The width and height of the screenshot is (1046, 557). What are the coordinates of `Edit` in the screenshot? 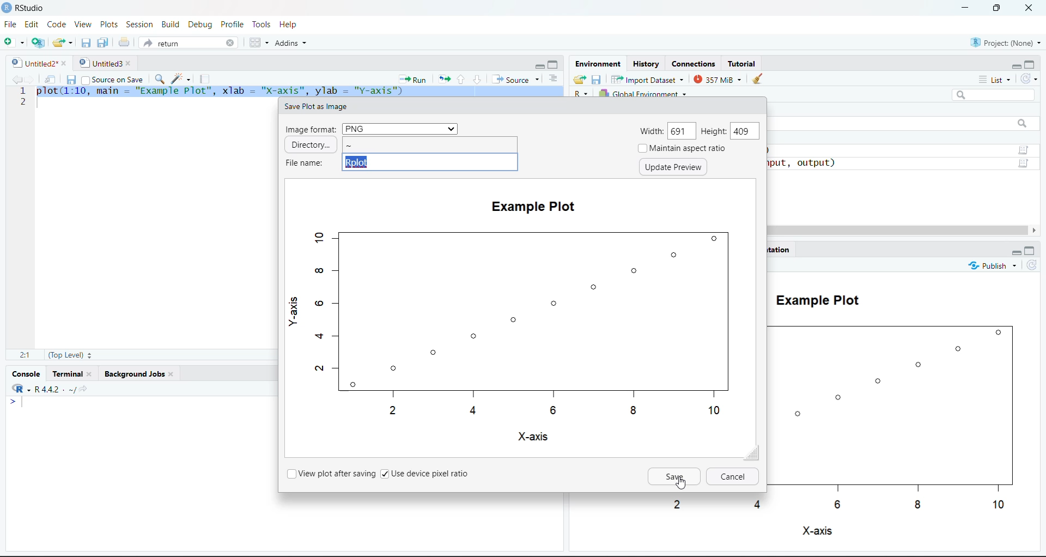 It's located at (32, 25).